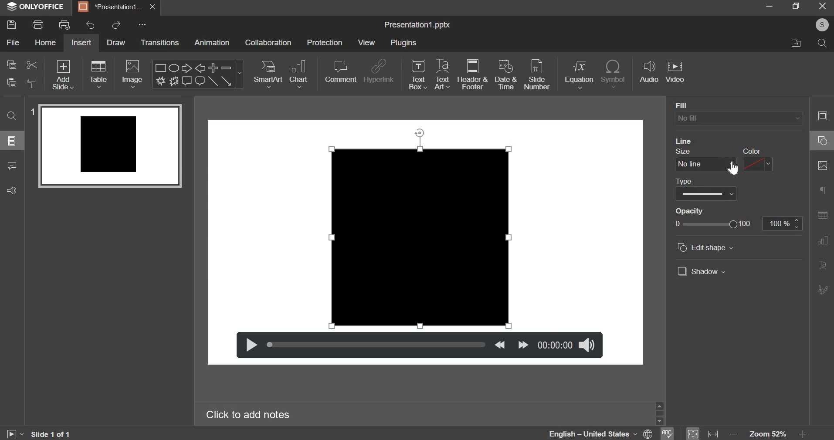 The height and width of the screenshot is (440, 834). What do you see at coordinates (693, 210) in the screenshot?
I see `Opacity` at bounding box center [693, 210].